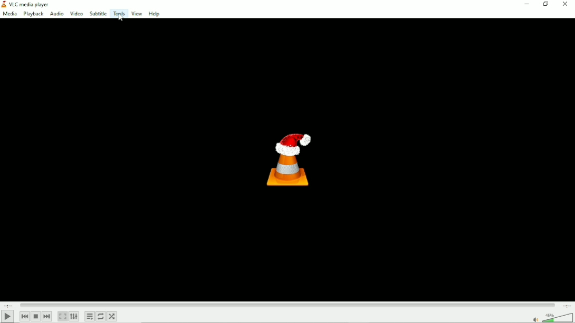 The image size is (575, 323). I want to click on Next, so click(47, 316).